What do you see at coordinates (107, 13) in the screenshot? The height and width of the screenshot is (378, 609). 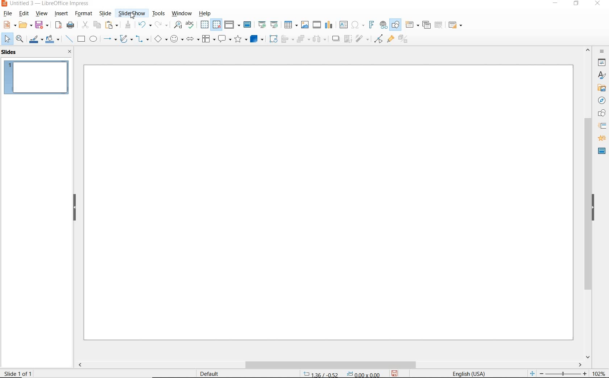 I see `SLIDE` at bounding box center [107, 13].